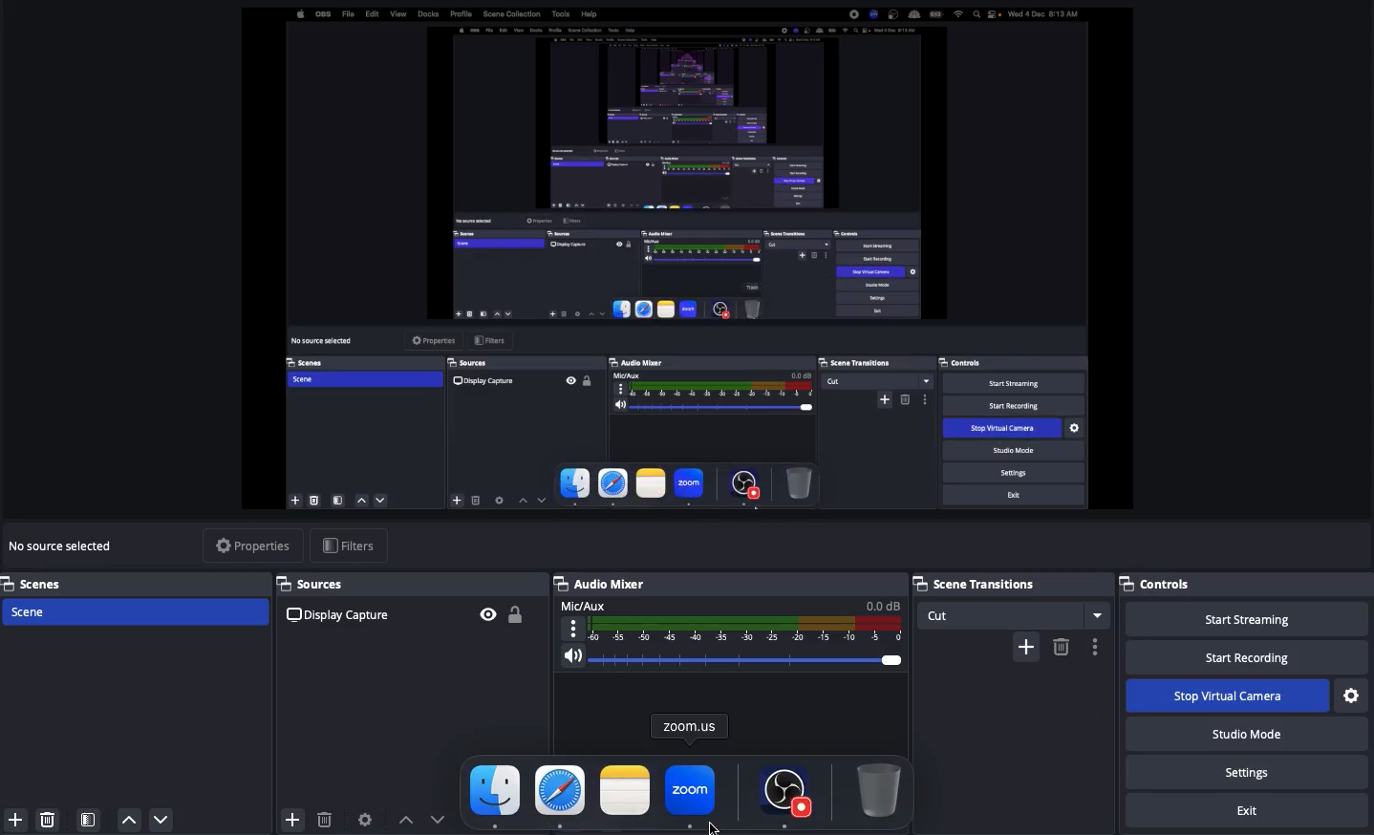  I want to click on No sources selected, so click(64, 546).